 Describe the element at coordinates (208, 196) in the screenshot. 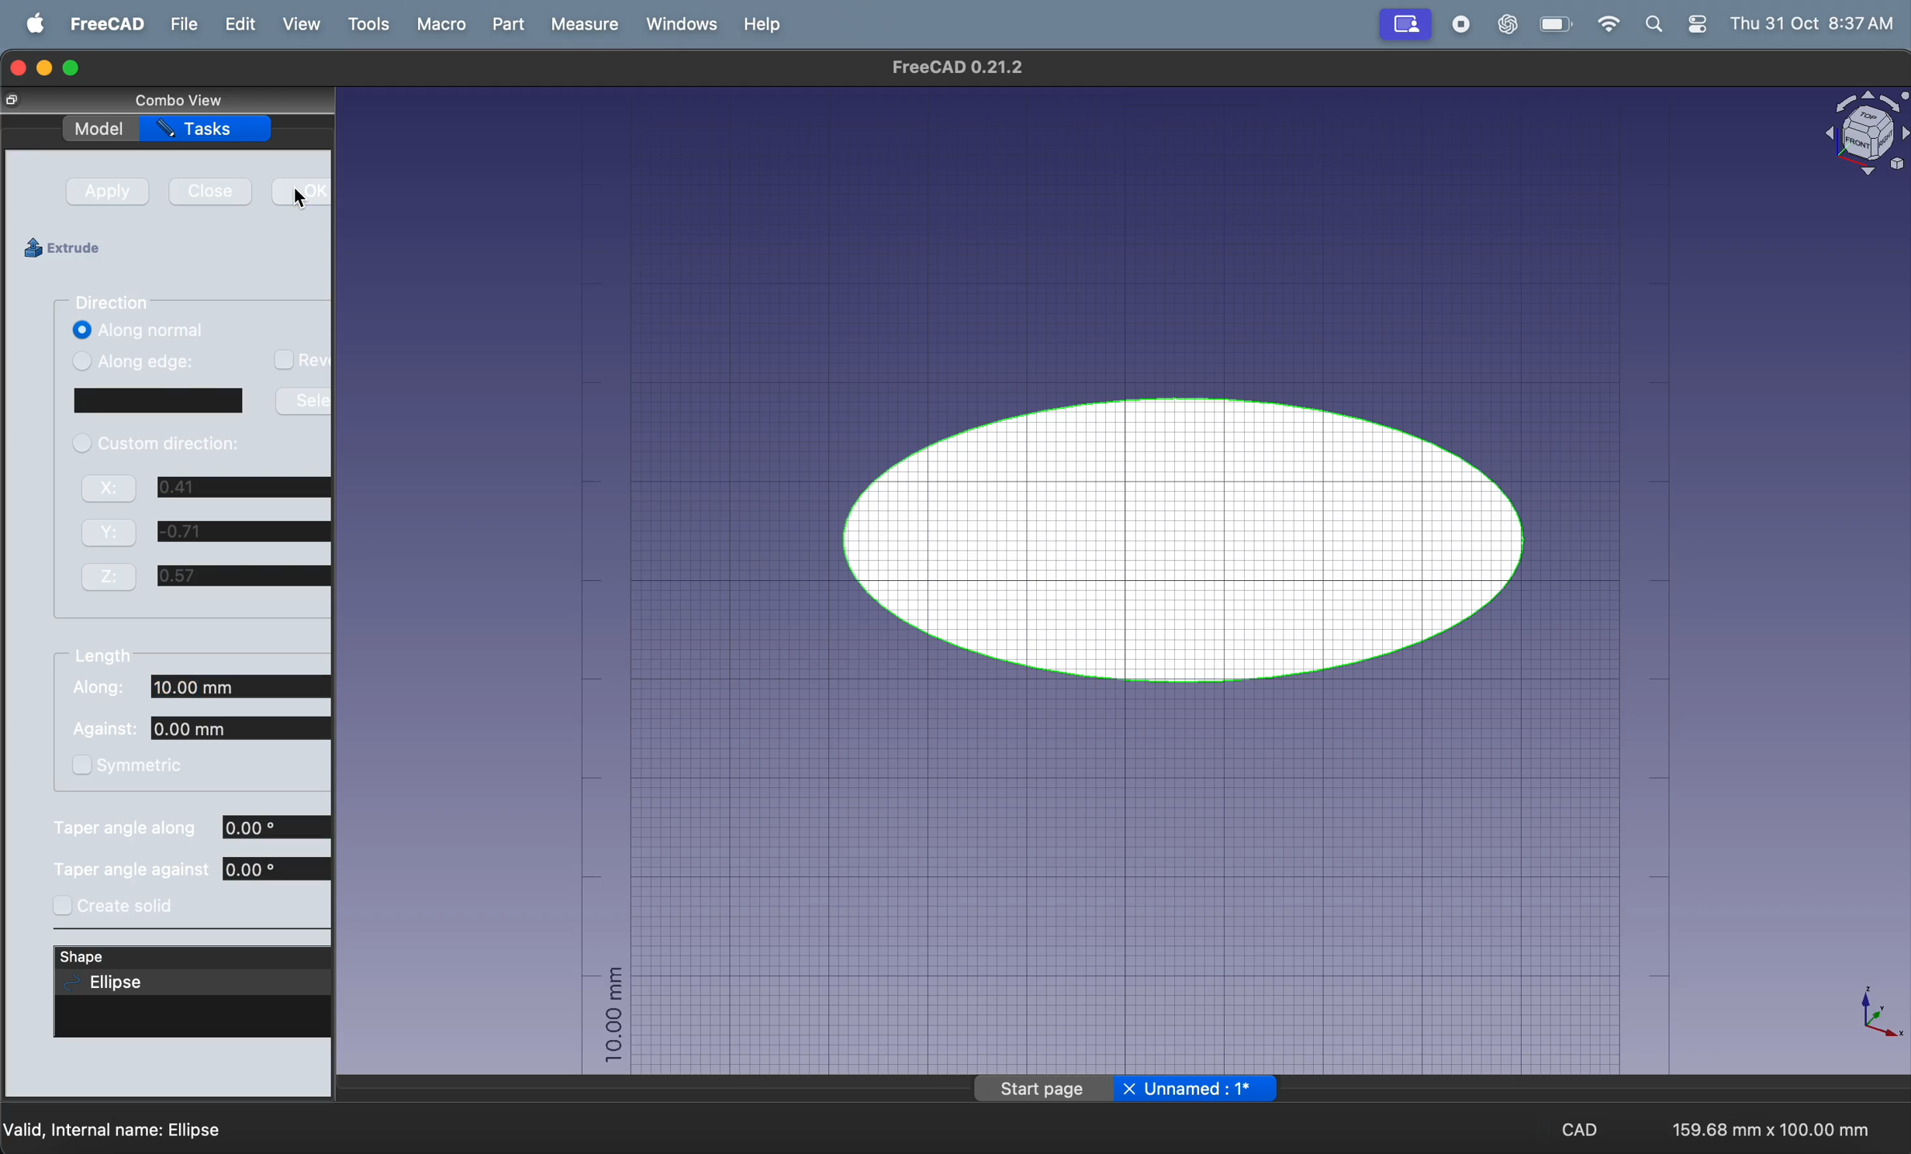

I see `close` at that location.